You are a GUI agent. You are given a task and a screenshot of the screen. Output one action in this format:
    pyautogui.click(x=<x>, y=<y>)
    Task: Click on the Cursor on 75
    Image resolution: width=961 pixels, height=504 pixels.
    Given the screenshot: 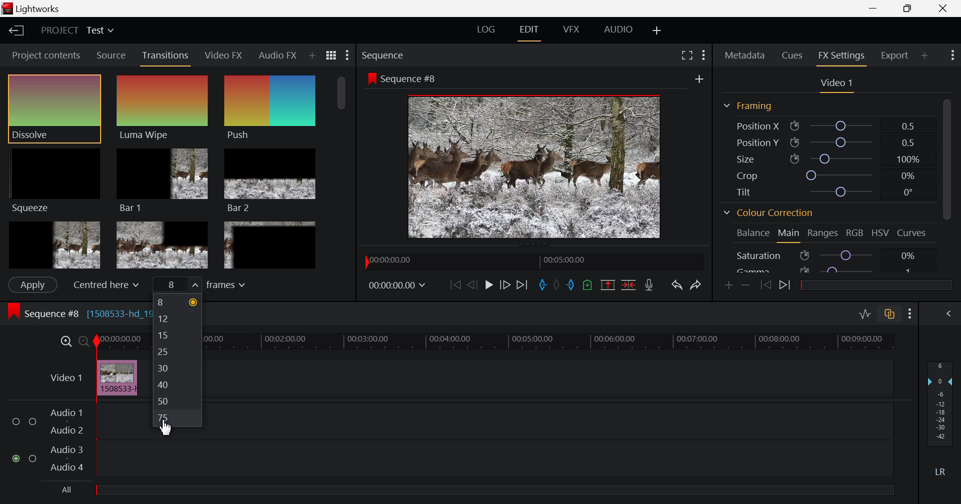 What is the action you would take?
    pyautogui.click(x=180, y=417)
    